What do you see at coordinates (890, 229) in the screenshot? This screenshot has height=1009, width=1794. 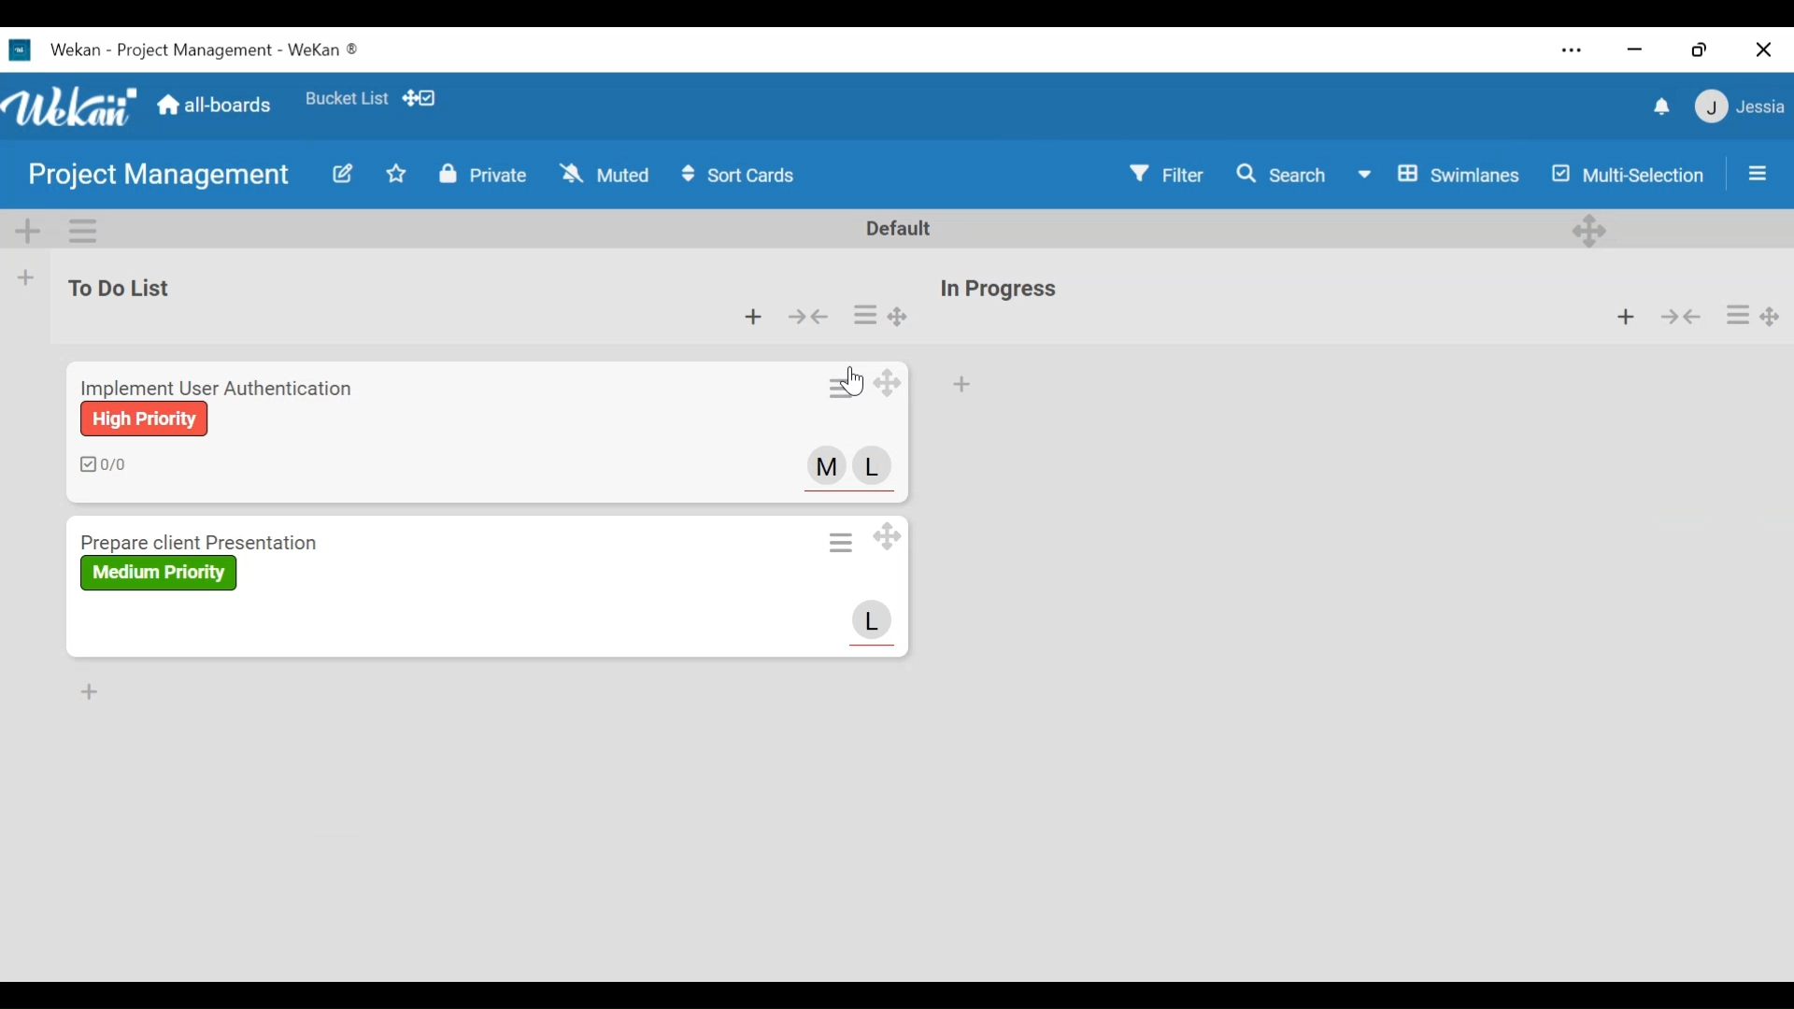 I see `Default` at bounding box center [890, 229].